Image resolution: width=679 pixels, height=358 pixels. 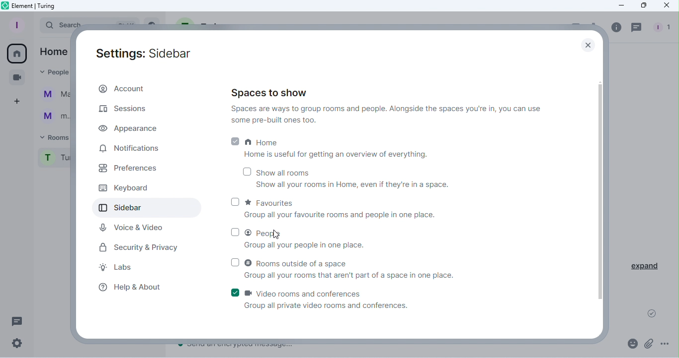 I want to click on Appearance, so click(x=127, y=128).